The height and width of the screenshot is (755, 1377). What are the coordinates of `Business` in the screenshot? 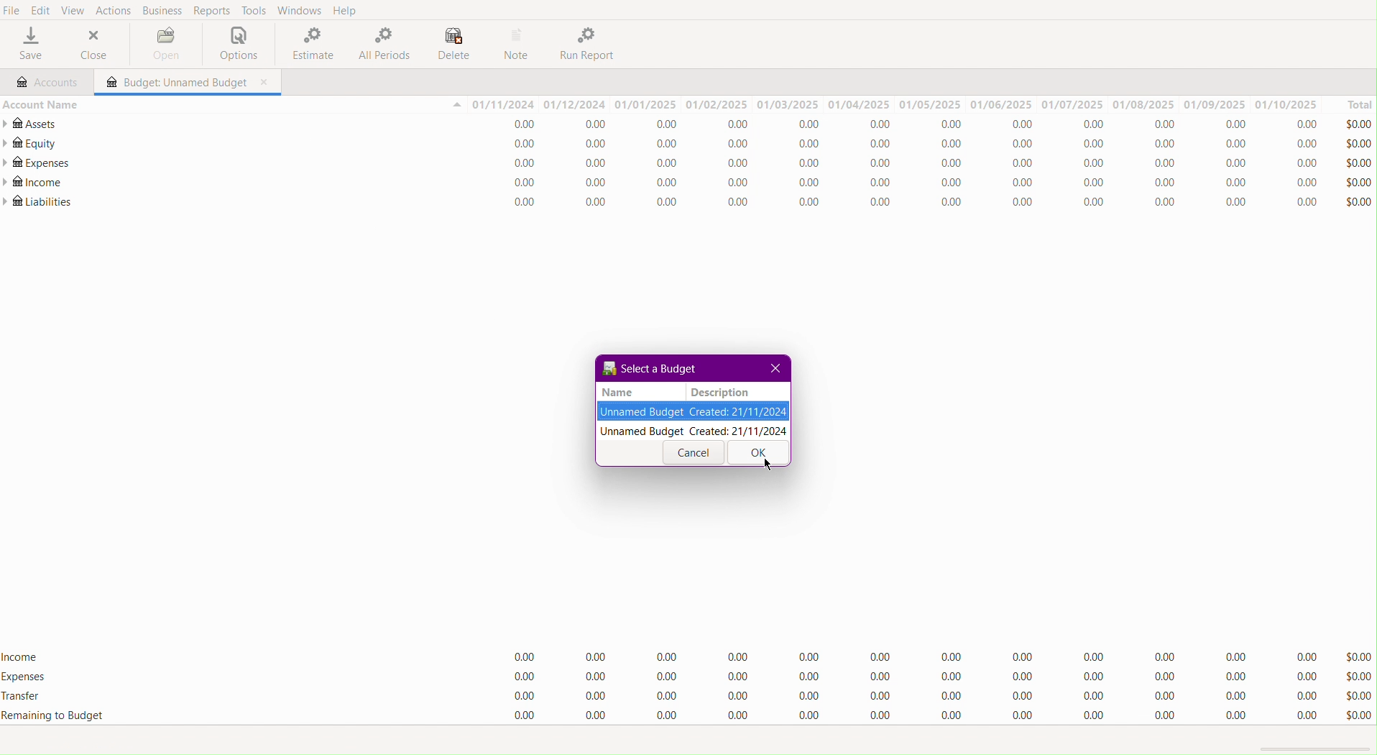 It's located at (163, 10).